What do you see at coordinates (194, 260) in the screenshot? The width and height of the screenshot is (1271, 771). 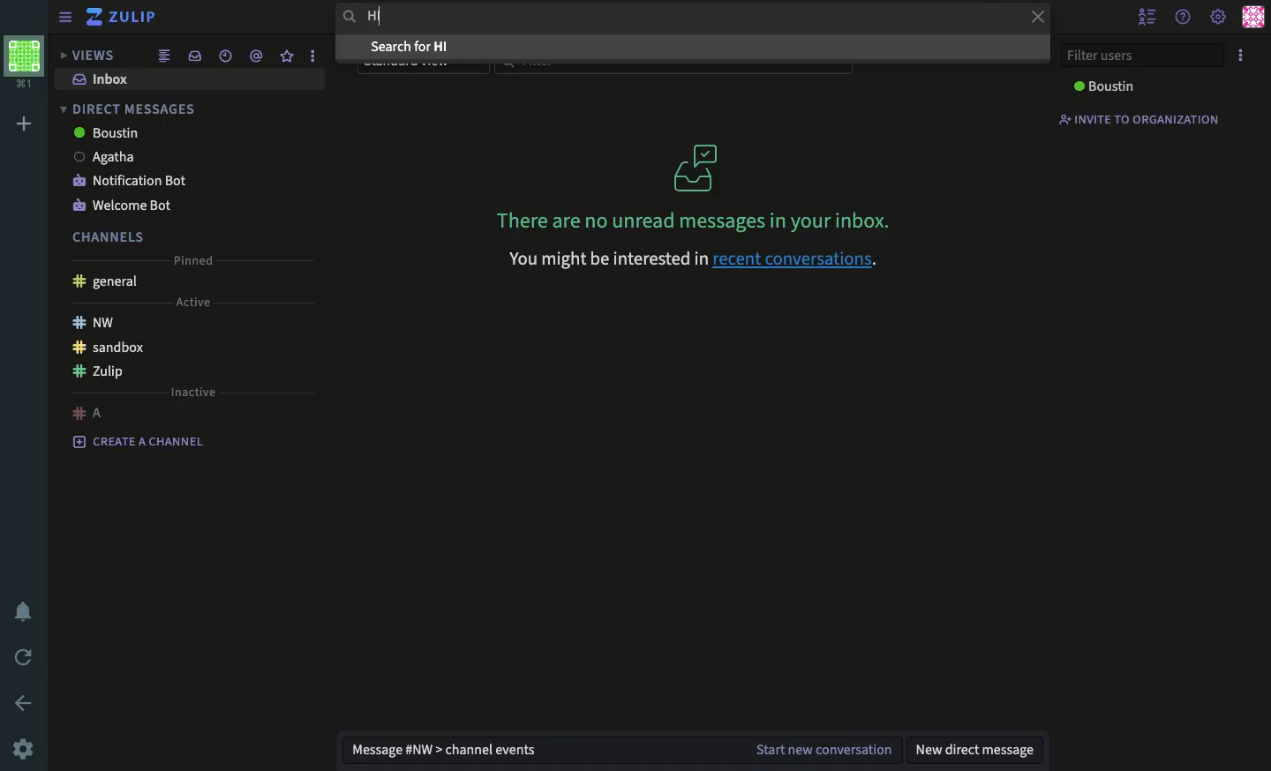 I see `pinned` at bounding box center [194, 260].